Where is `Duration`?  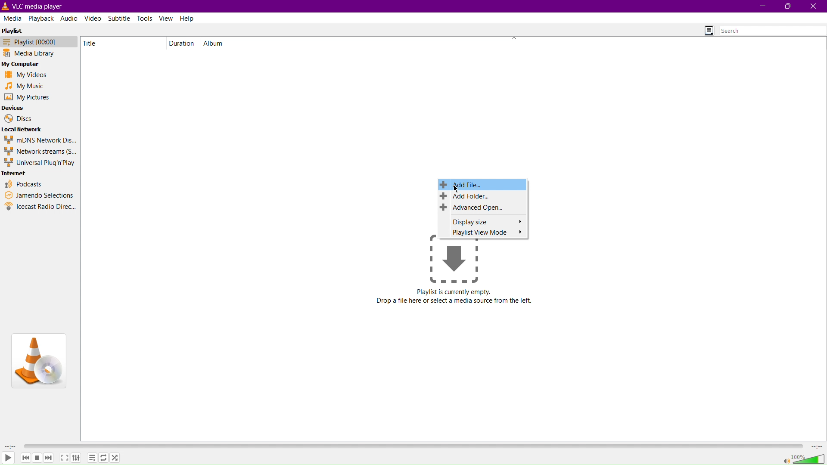 Duration is located at coordinates (182, 43).